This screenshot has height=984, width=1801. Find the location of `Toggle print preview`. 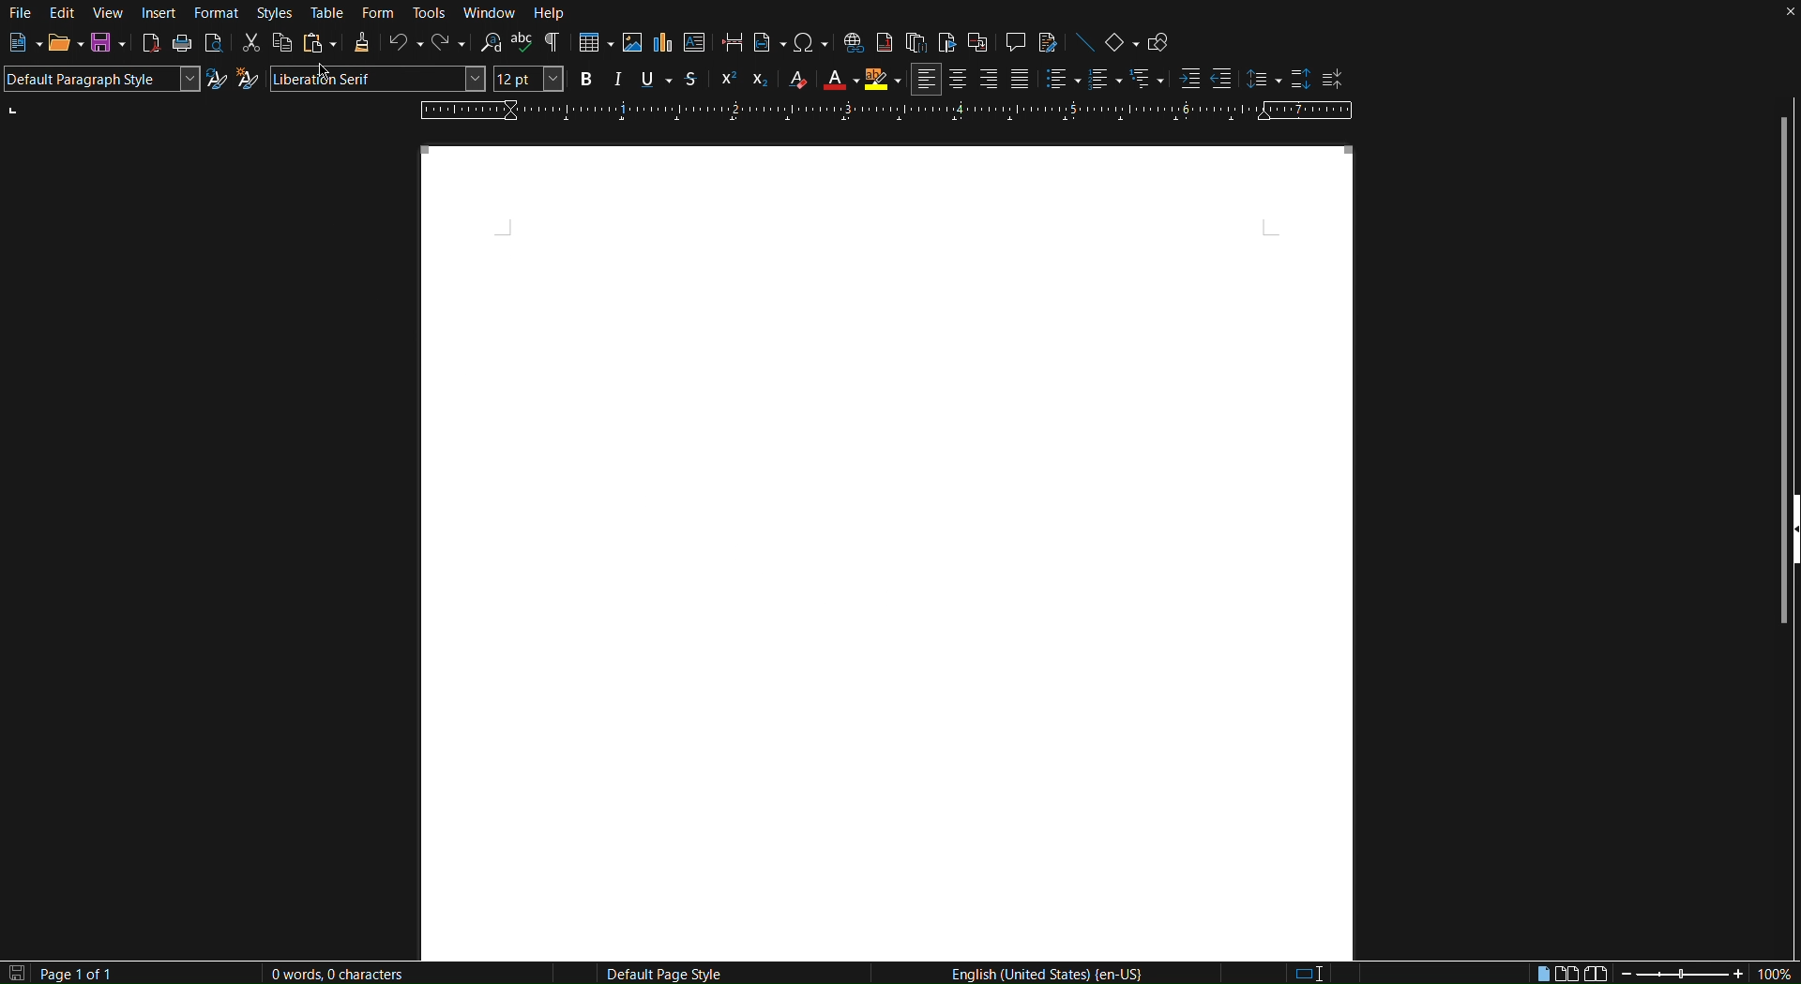

Toggle print preview is located at coordinates (214, 45).